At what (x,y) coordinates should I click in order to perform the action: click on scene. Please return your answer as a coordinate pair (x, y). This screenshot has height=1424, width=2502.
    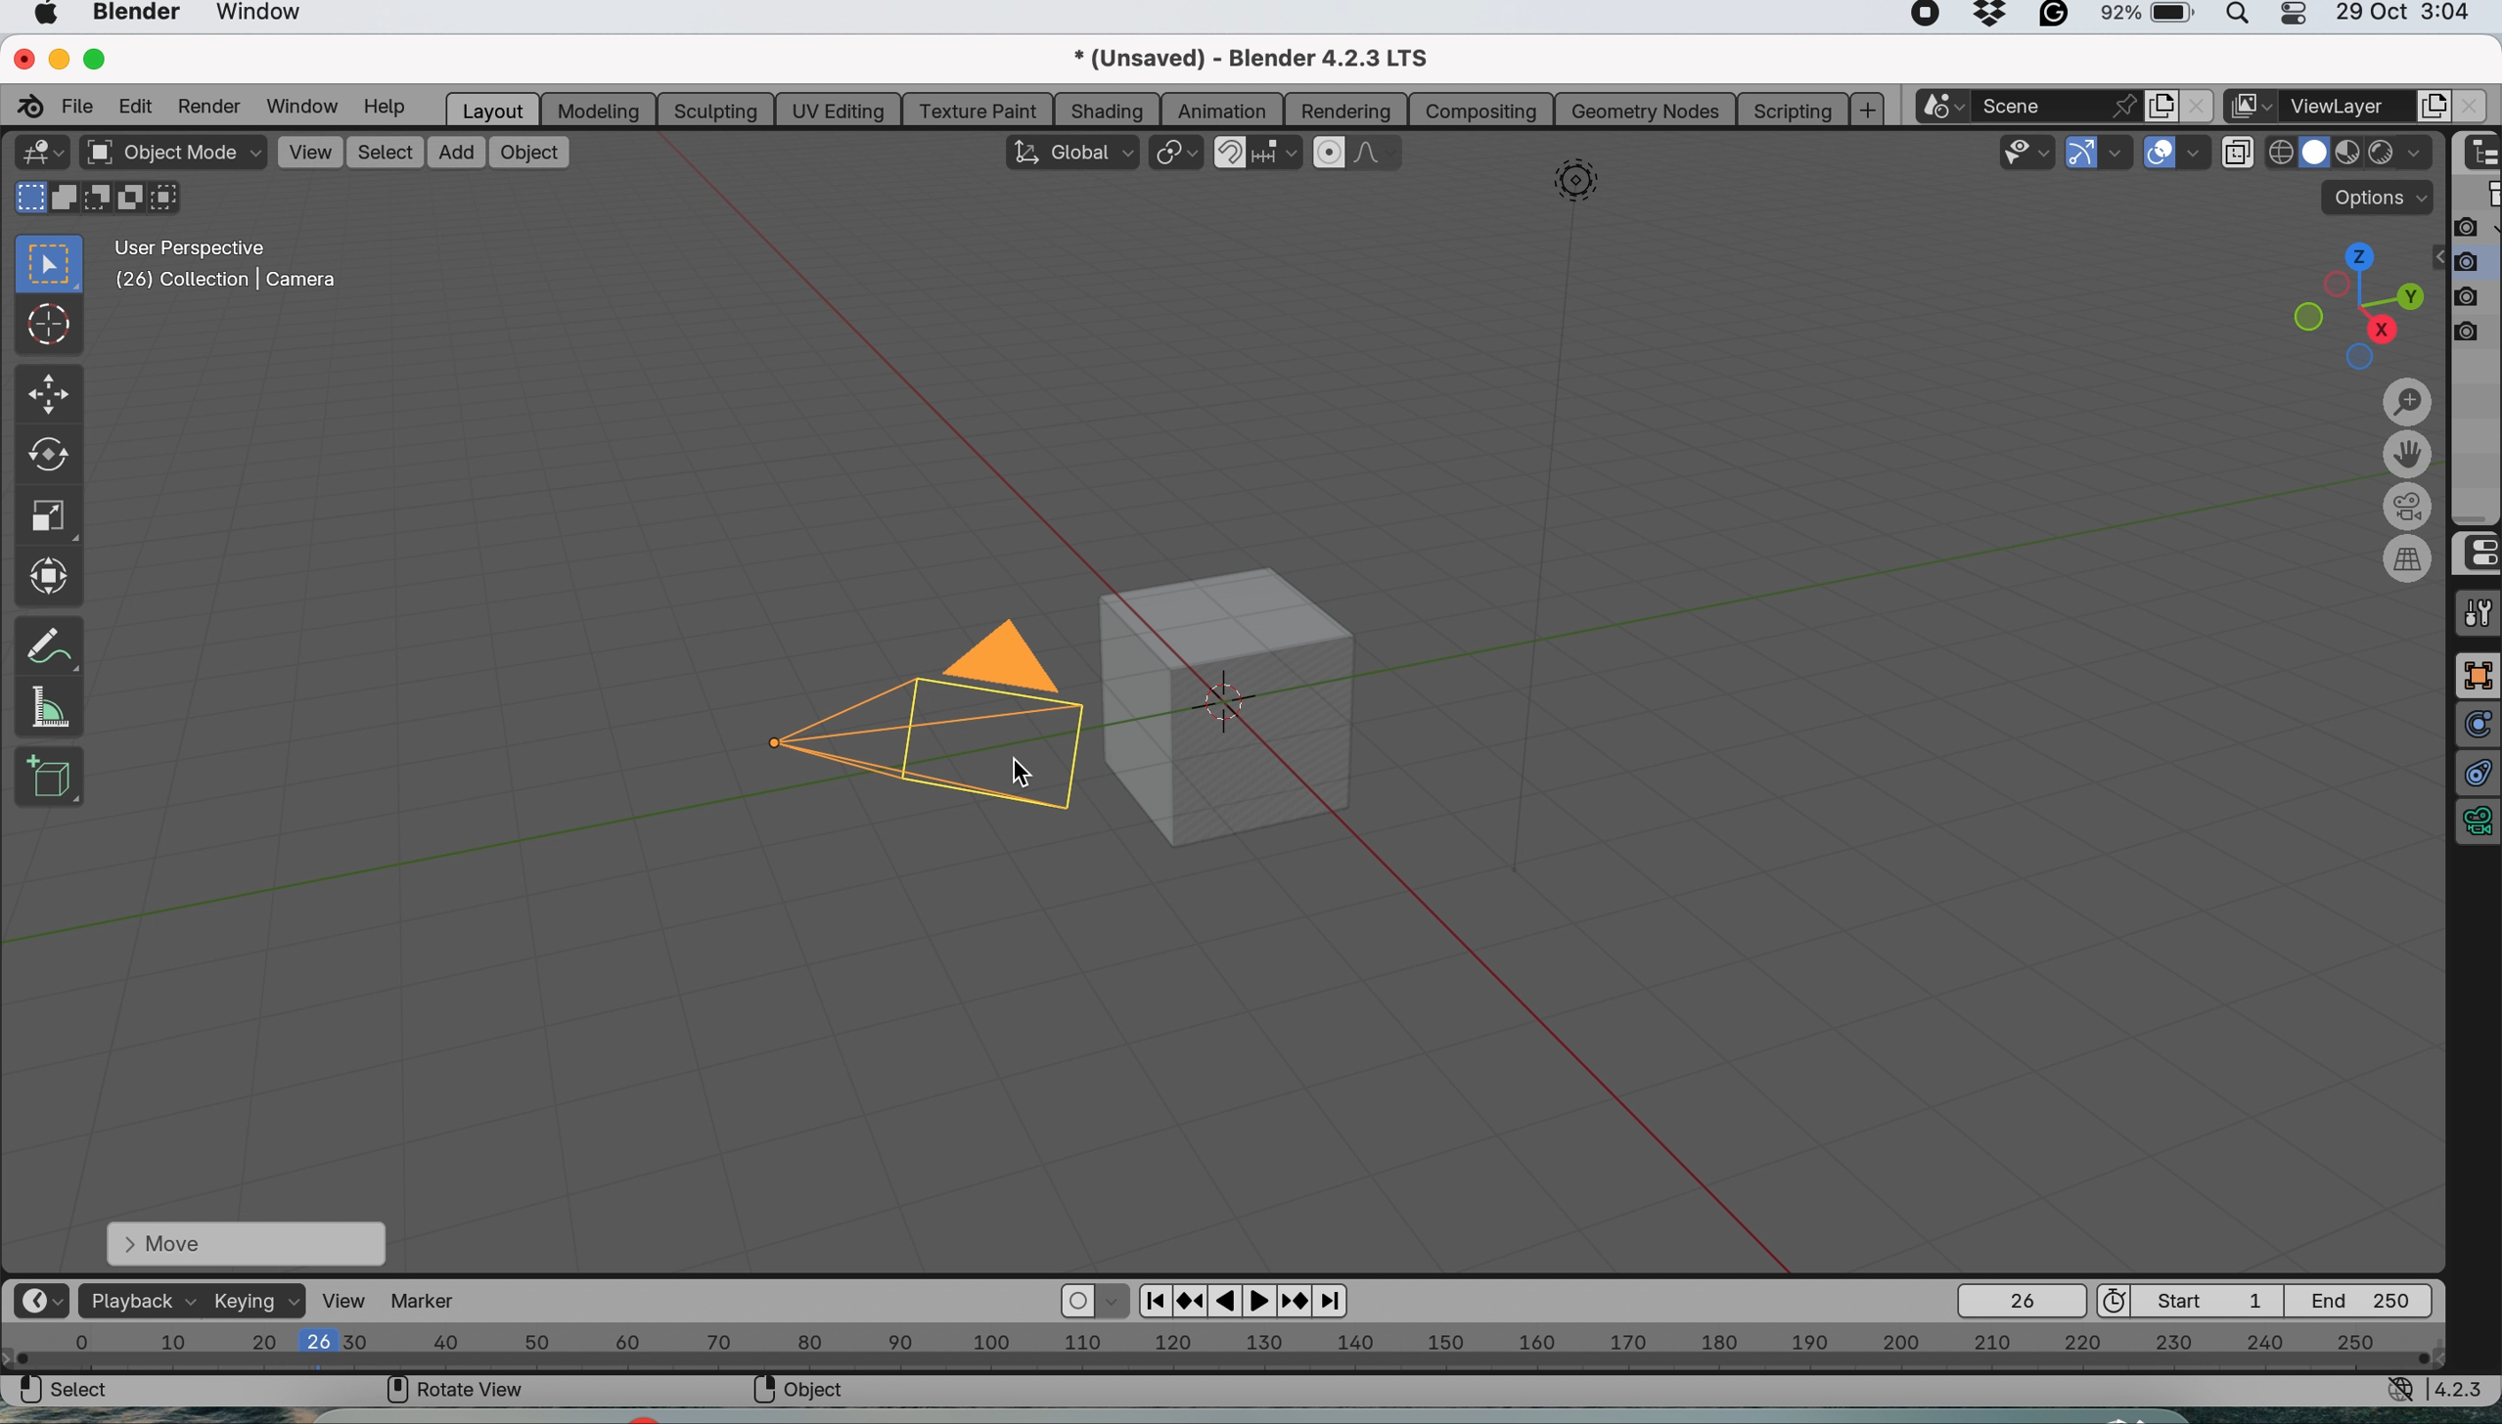
    Looking at the image, I should click on (2062, 106).